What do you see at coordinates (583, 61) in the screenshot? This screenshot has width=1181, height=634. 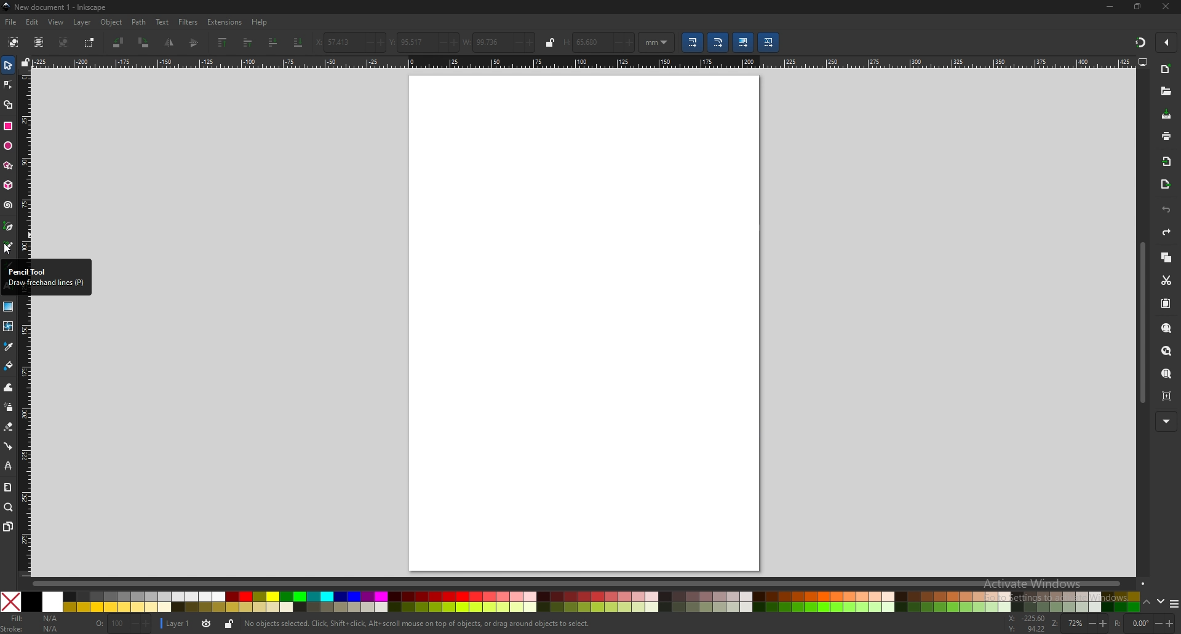 I see `horizontal scale` at bounding box center [583, 61].